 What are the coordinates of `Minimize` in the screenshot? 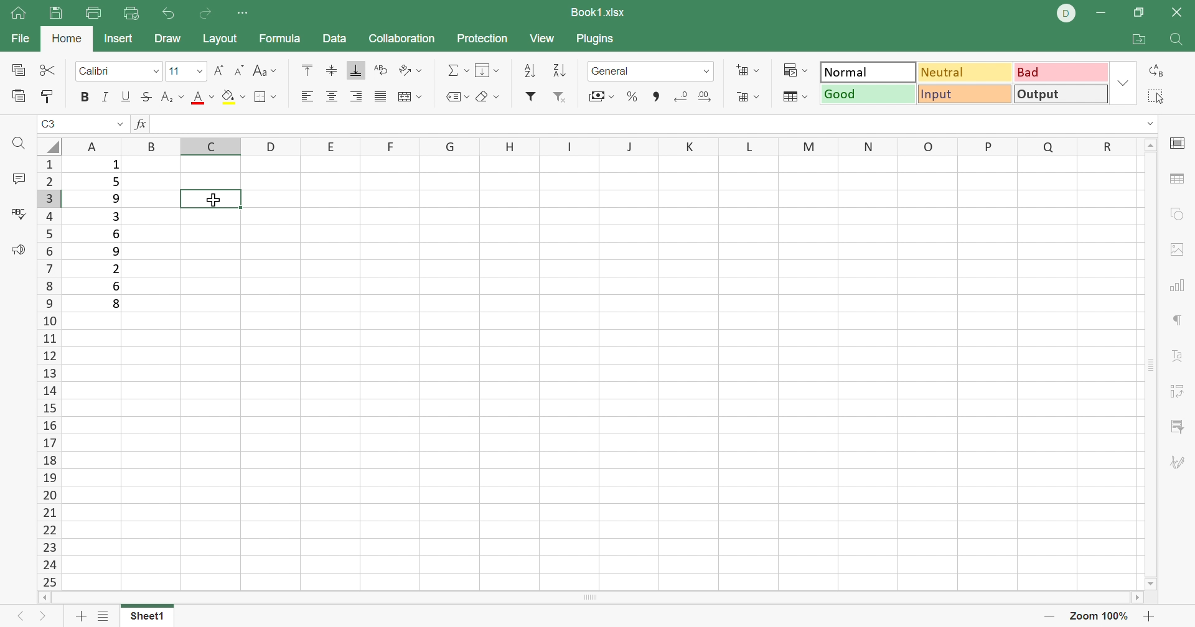 It's located at (1101, 14).